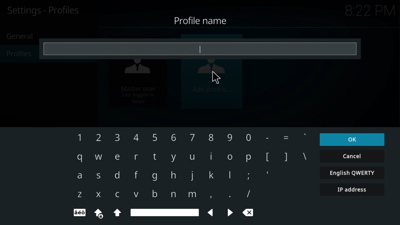 The height and width of the screenshot is (225, 400). Describe the element at coordinates (353, 190) in the screenshot. I see `IP address` at that location.